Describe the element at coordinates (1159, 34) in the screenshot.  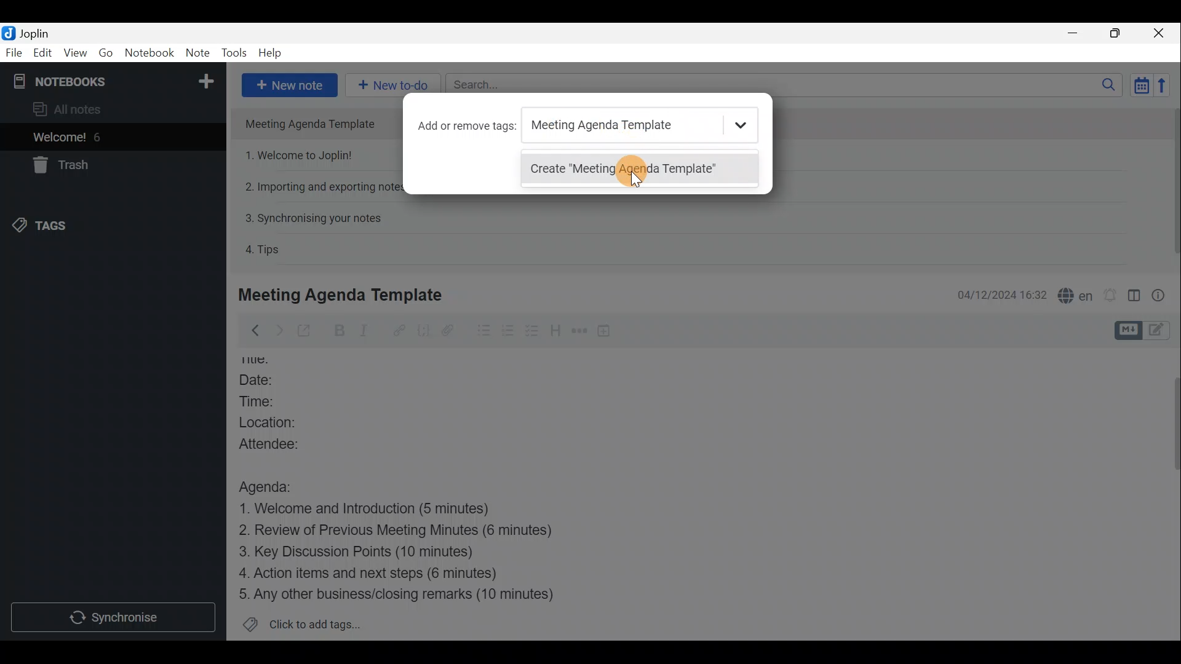
I see `Close` at that location.